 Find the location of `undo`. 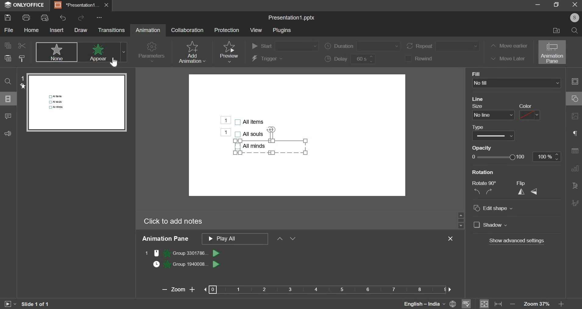

undo is located at coordinates (63, 18).